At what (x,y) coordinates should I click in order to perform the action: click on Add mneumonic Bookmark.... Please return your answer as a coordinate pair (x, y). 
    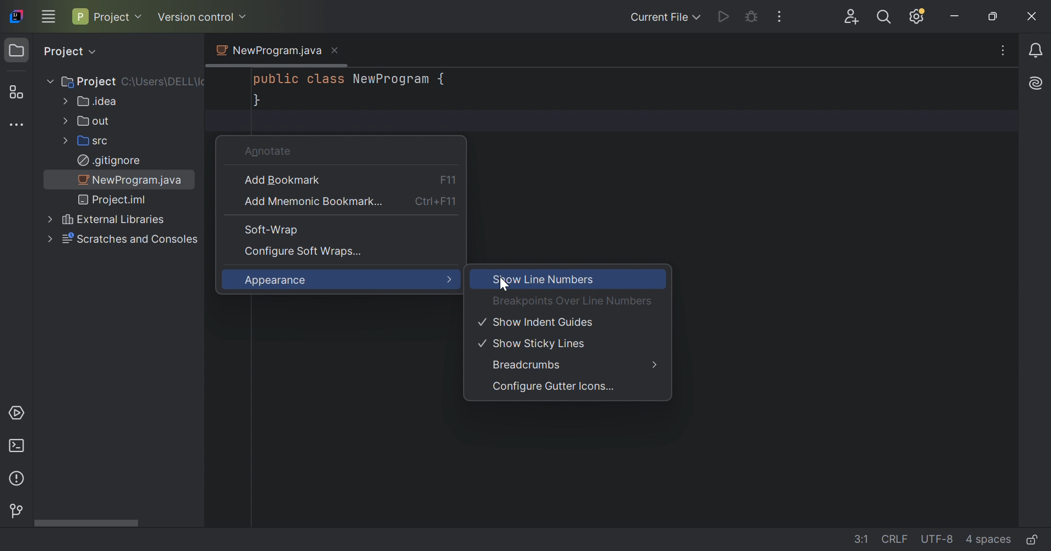
    Looking at the image, I should click on (313, 202).